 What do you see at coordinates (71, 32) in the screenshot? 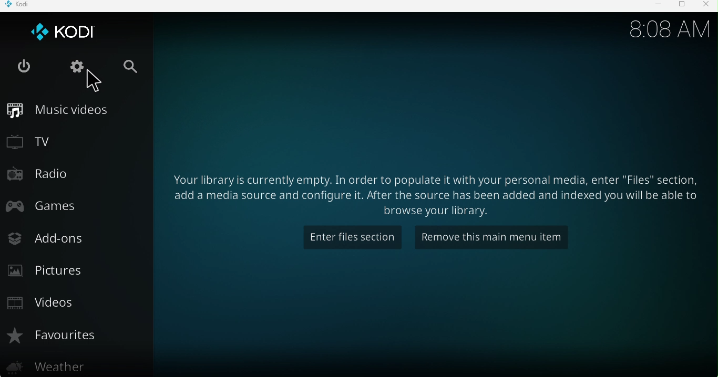
I see `KODI logo` at bounding box center [71, 32].